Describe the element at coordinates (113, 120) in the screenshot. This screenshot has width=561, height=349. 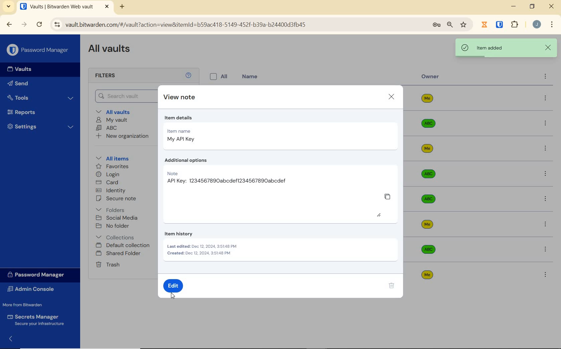
I see `My Vault` at that location.